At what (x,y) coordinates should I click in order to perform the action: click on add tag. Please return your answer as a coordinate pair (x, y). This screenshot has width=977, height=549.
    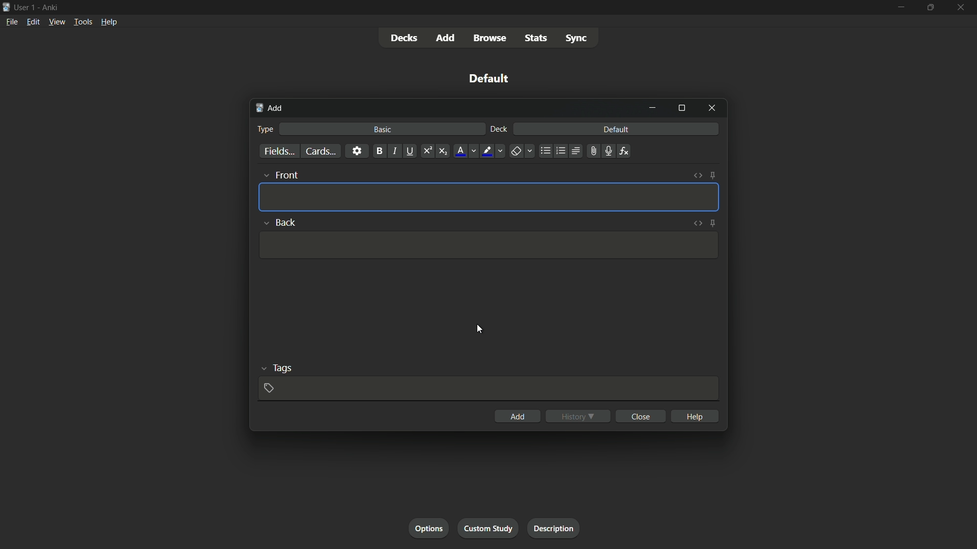
    Looking at the image, I should click on (268, 388).